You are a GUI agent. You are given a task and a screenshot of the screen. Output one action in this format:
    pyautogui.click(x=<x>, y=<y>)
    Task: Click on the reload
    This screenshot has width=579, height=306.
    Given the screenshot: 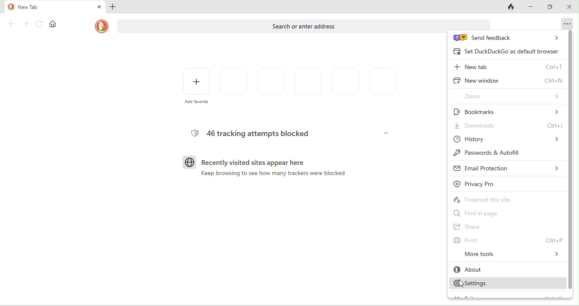 What is the action you would take?
    pyautogui.click(x=41, y=24)
    